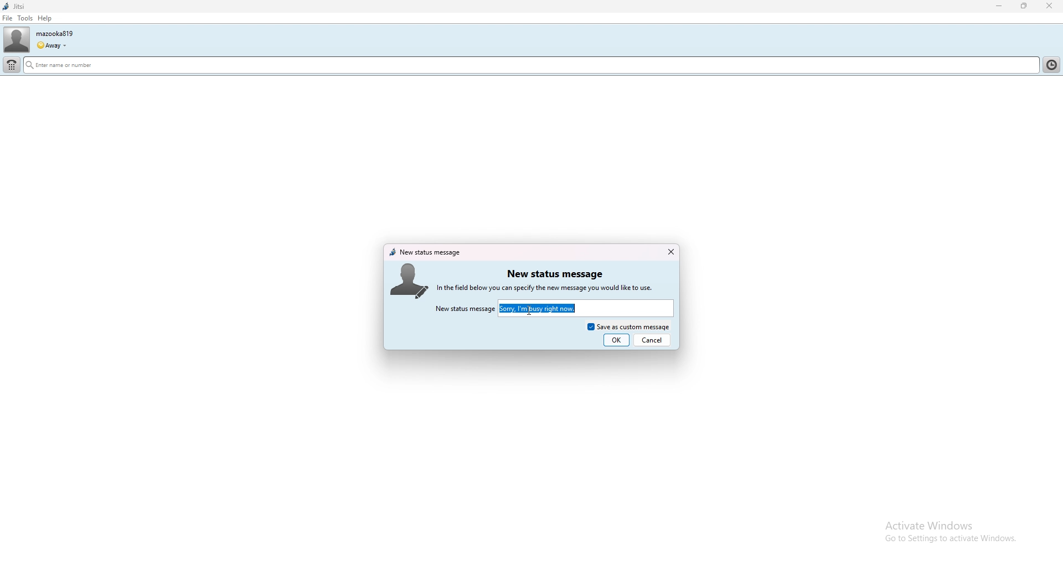  What do you see at coordinates (25, 18) in the screenshot?
I see `tools` at bounding box center [25, 18].